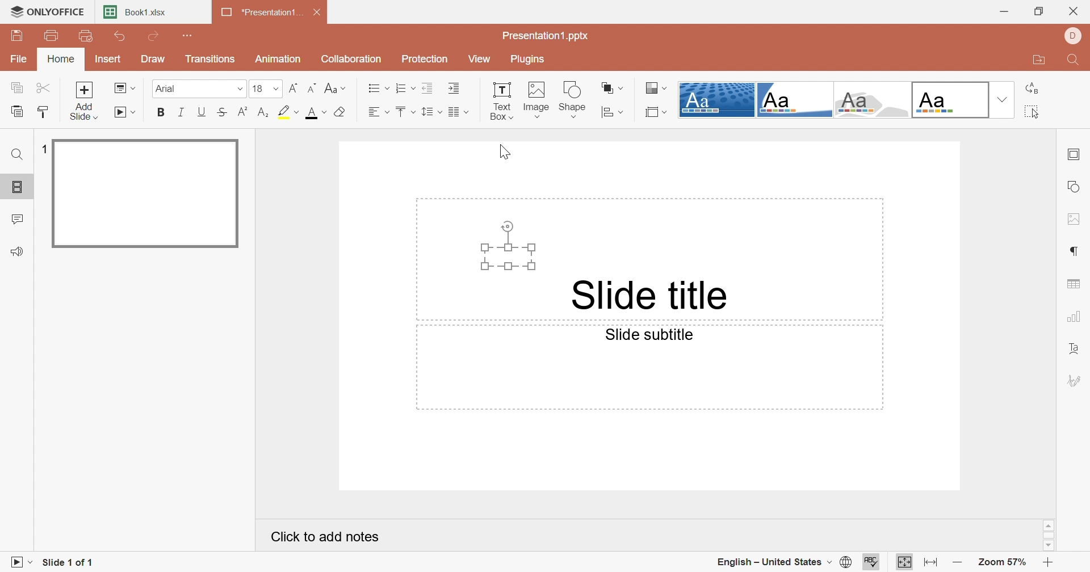  What do you see at coordinates (657, 89) in the screenshot?
I see `Change color theme` at bounding box center [657, 89].